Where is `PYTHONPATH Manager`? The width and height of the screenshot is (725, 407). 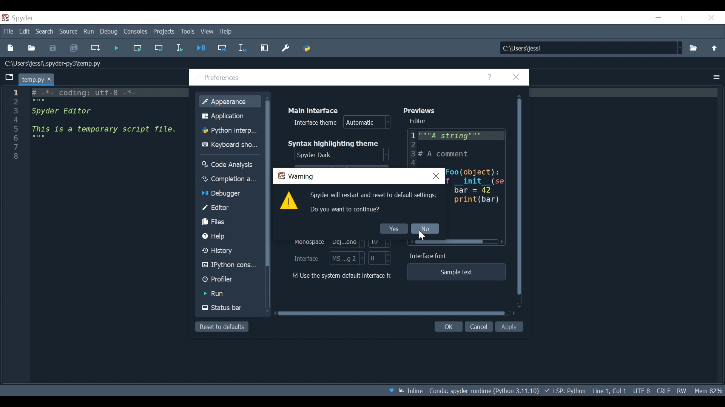 PYTHONPATH Manager is located at coordinates (307, 49).